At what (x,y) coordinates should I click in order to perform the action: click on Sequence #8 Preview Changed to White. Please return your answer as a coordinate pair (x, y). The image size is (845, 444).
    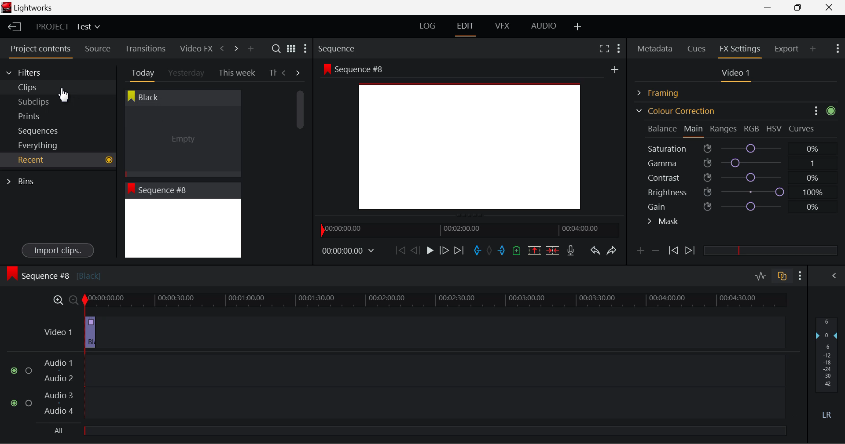
    Looking at the image, I should click on (183, 220).